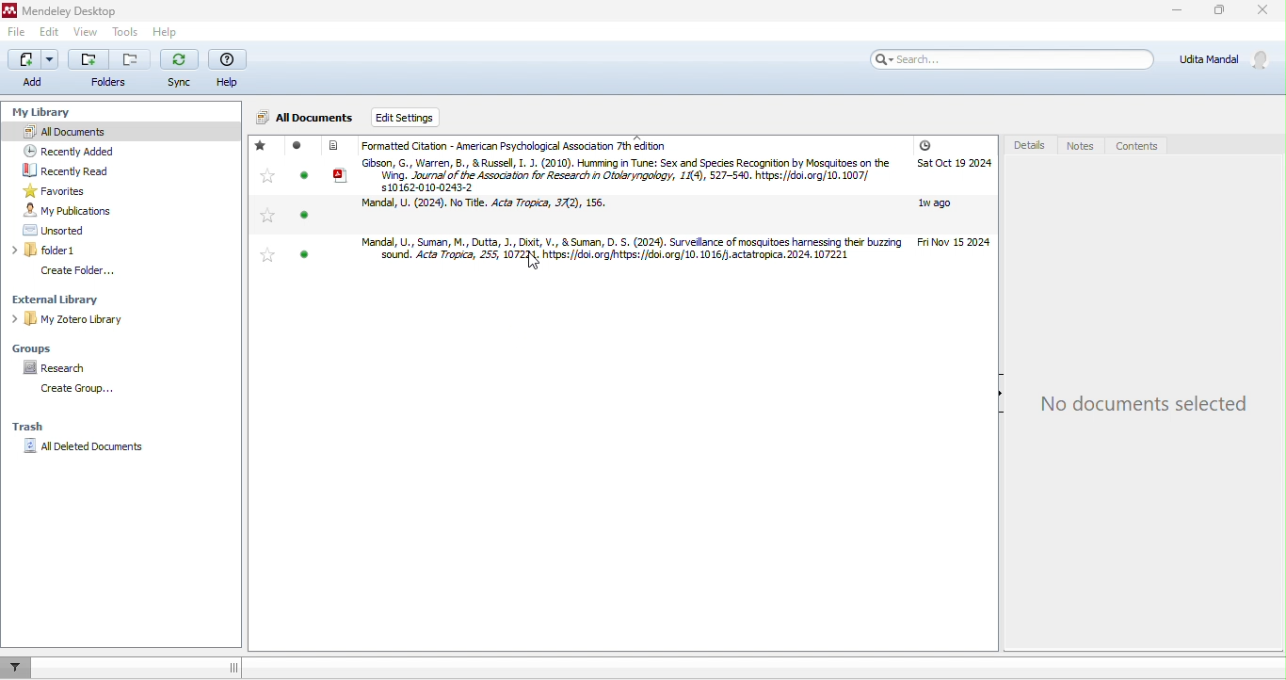 The width and height of the screenshot is (1286, 680). I want to click on create folder, so click(93, 270).